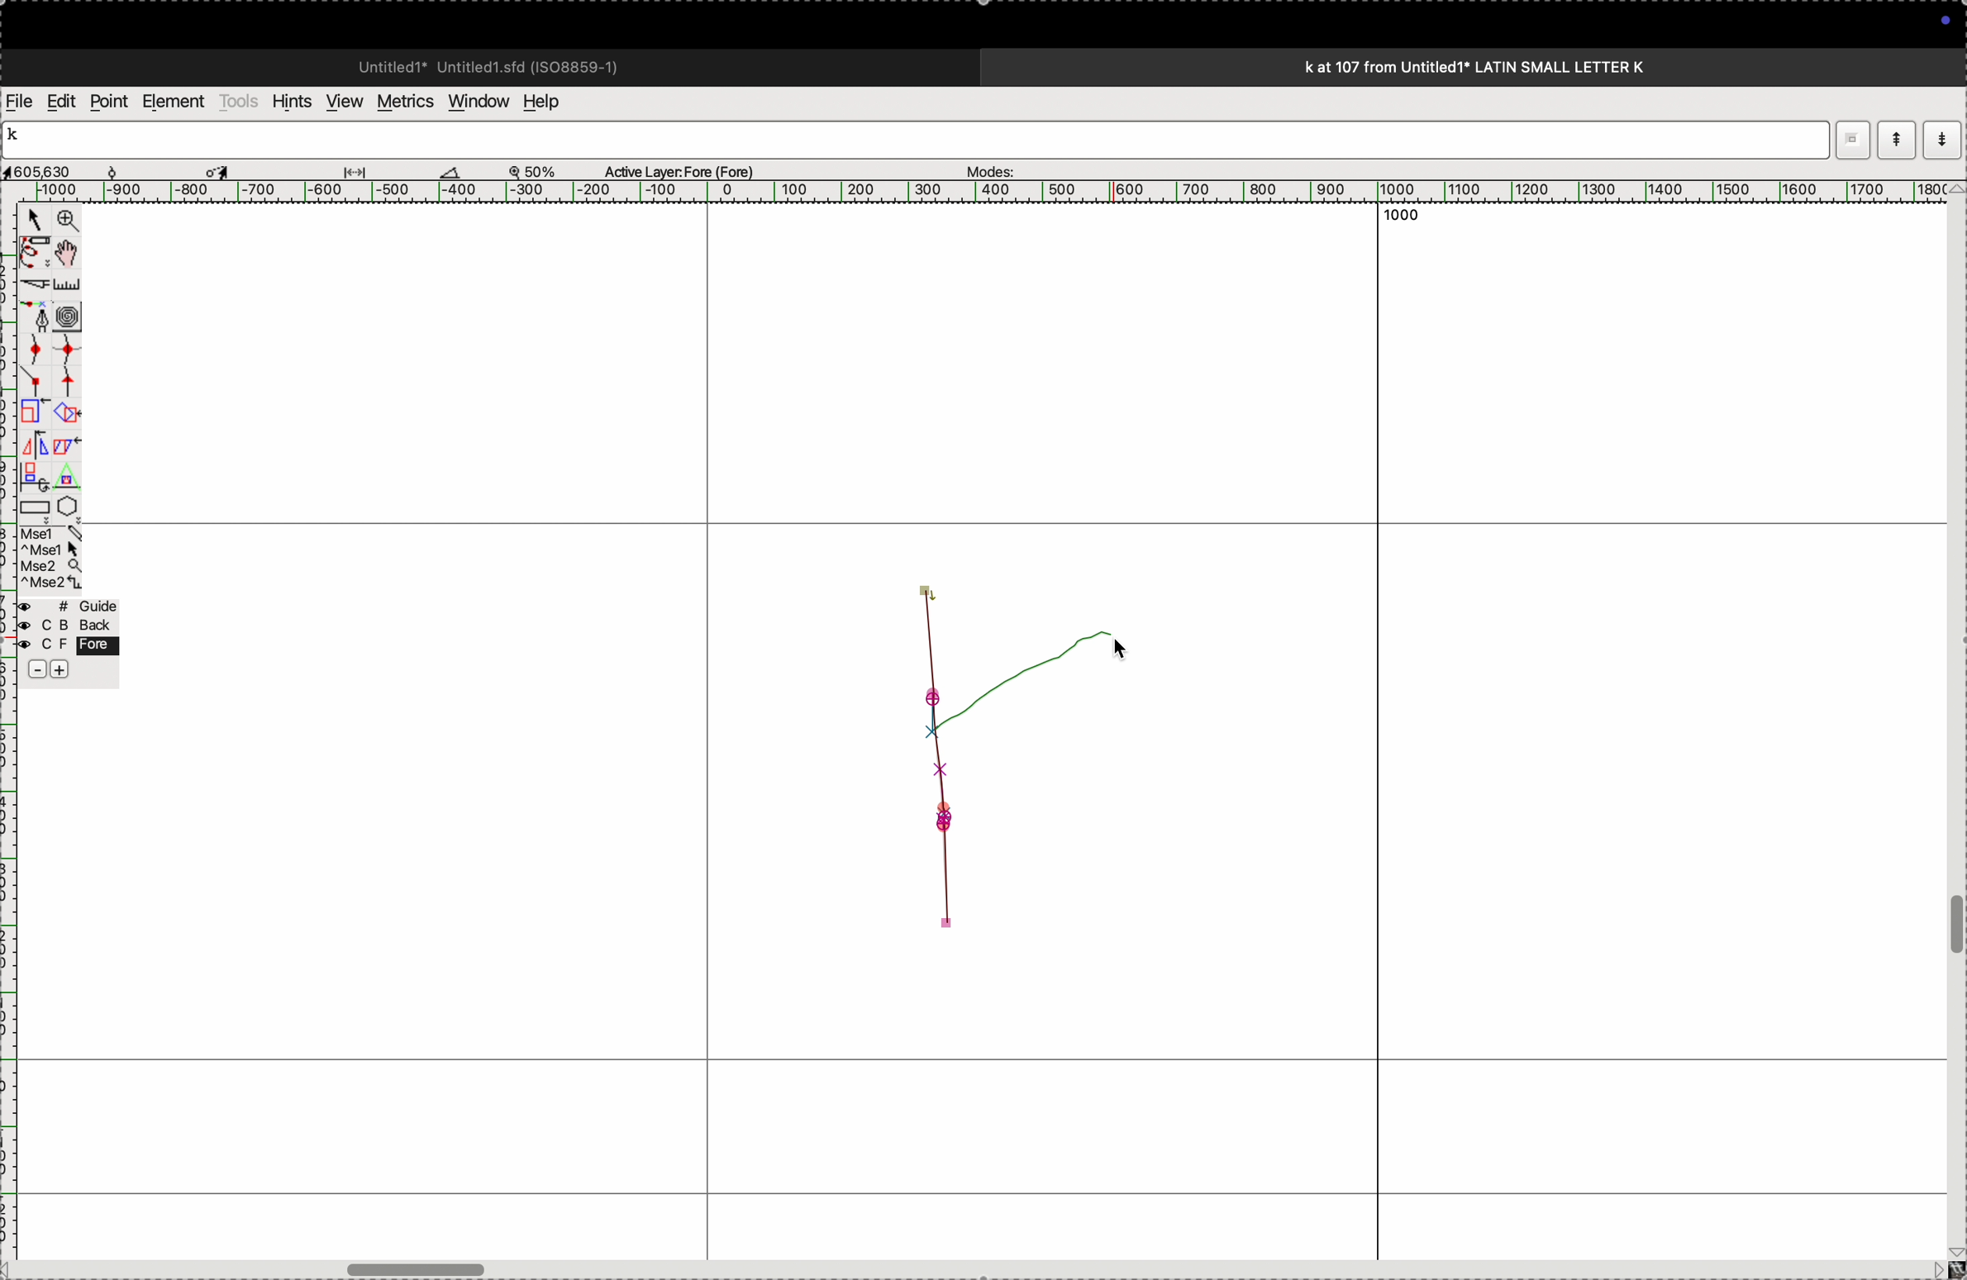  I want to click on edit, so click(60, 100).